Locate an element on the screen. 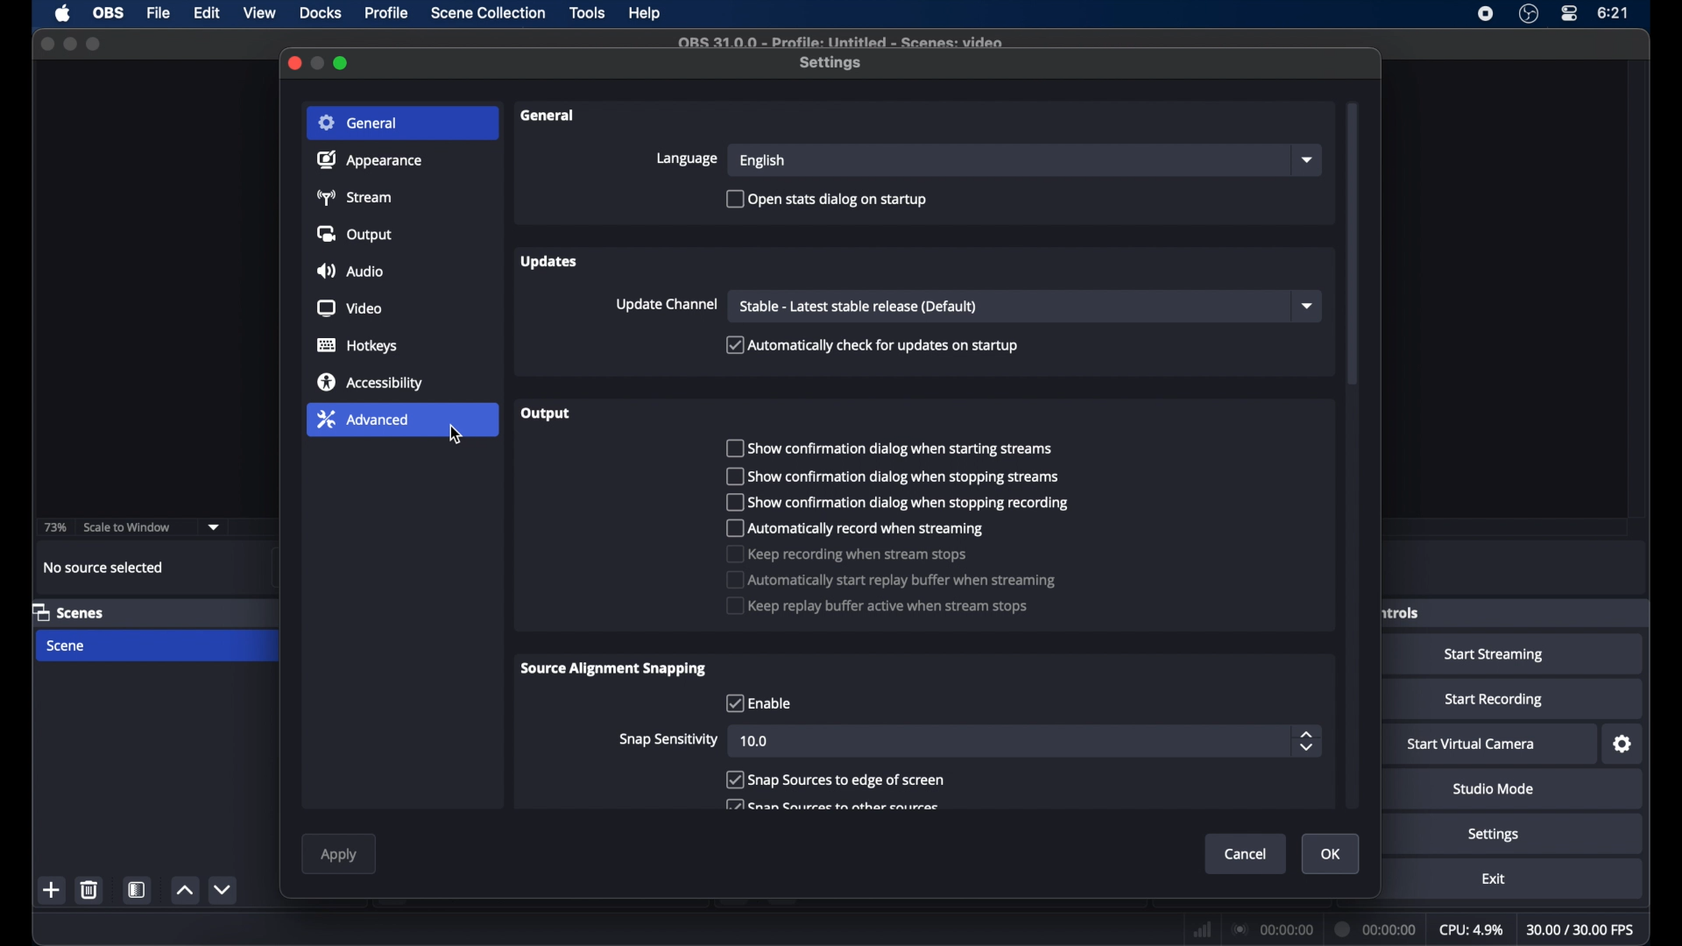 This screenshot has height=946, width=1682. apply is located at coordinates (338, 856).